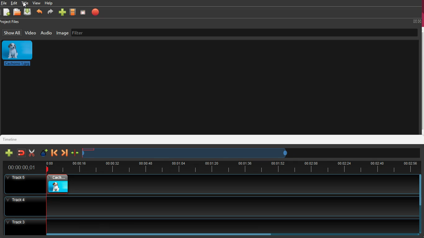  What do you see at coordinates (232, 166) in the screenshot?
I see `time` at bounding box center [232, 166].